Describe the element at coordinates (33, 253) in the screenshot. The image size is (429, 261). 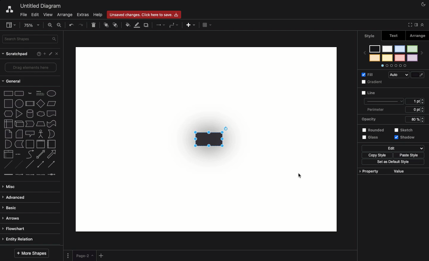
I see `More shapes` at that location.